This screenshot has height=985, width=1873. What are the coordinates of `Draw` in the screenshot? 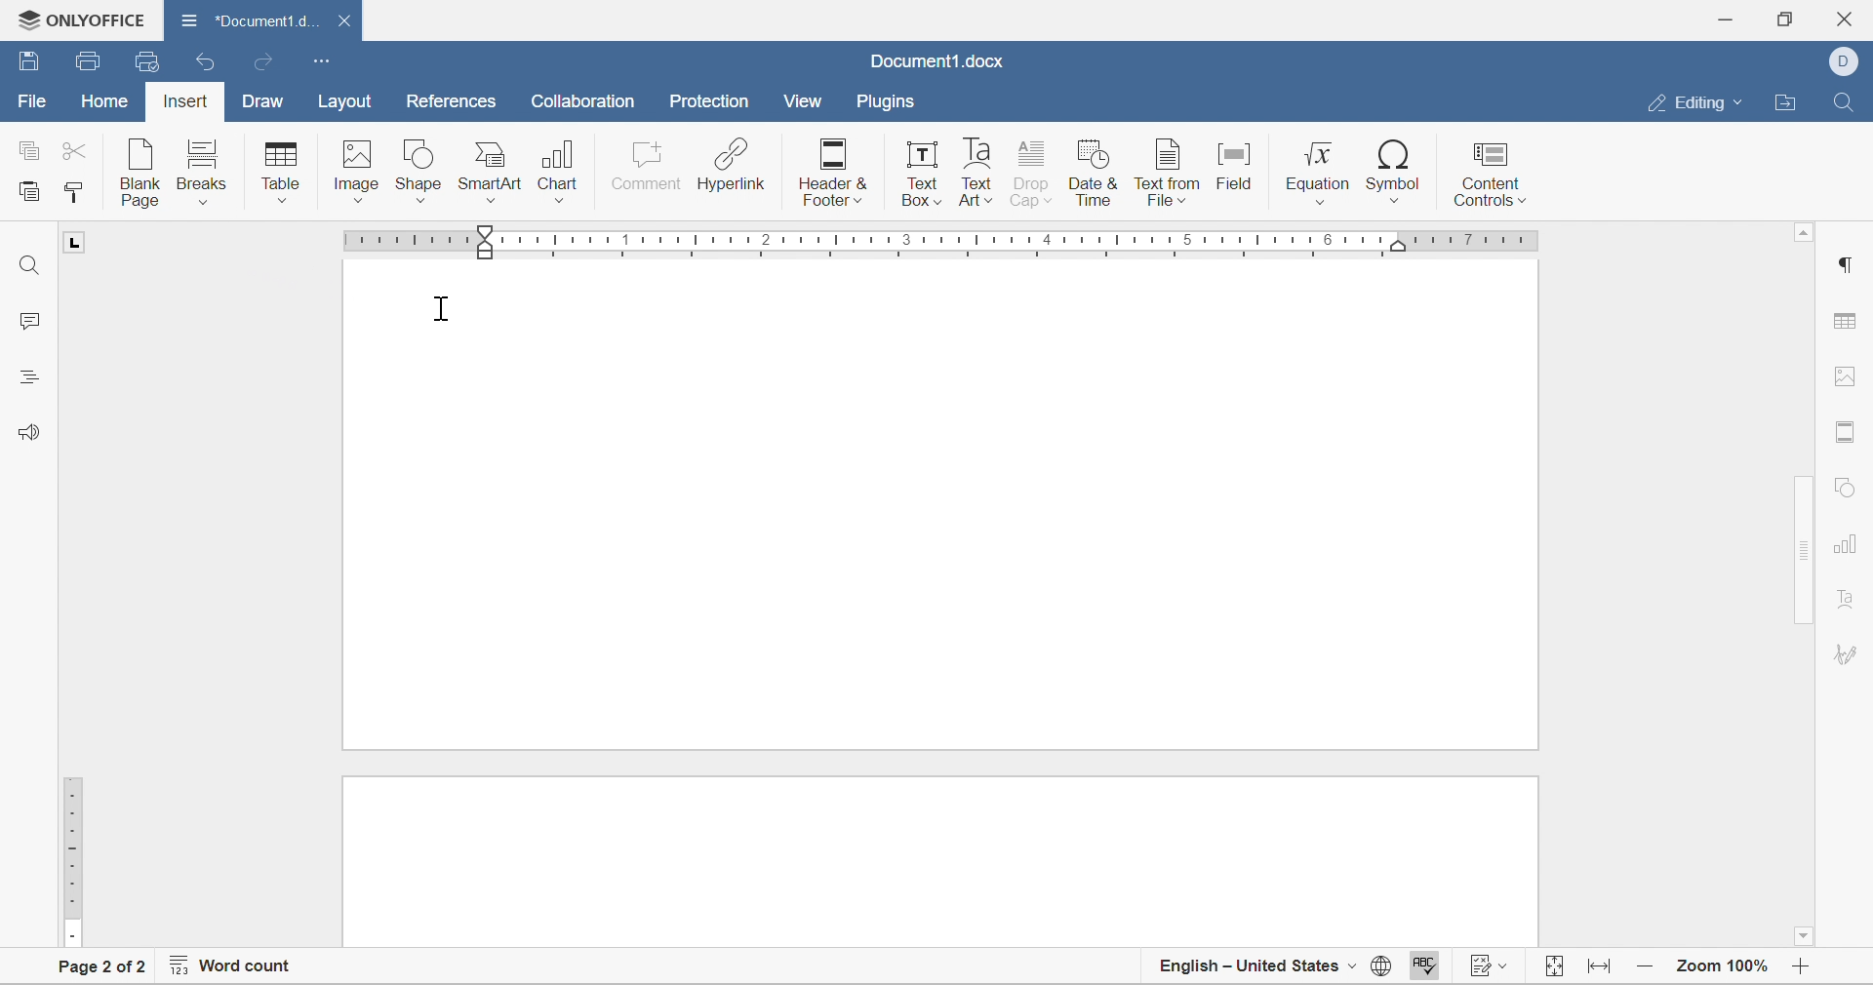 It's located at (265, 102).